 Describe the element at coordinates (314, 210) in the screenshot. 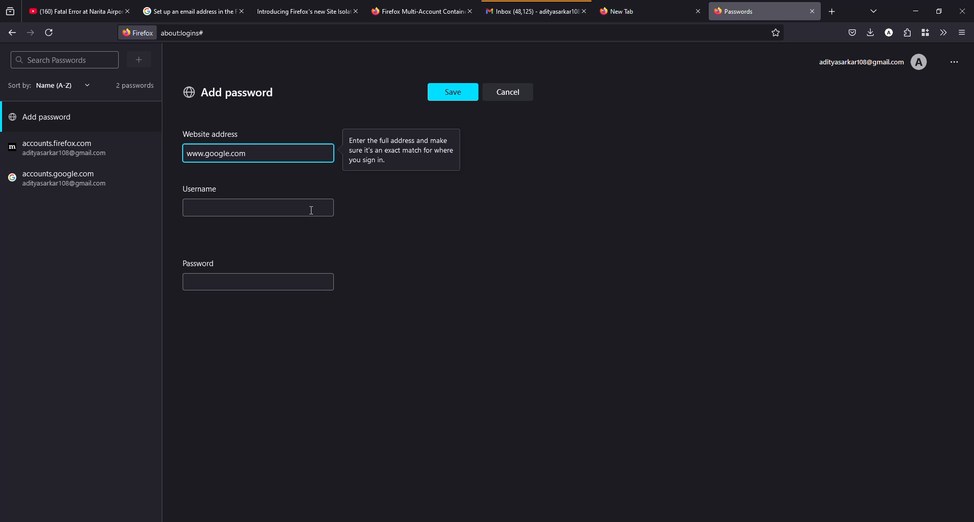

I see `cursor` at that location.